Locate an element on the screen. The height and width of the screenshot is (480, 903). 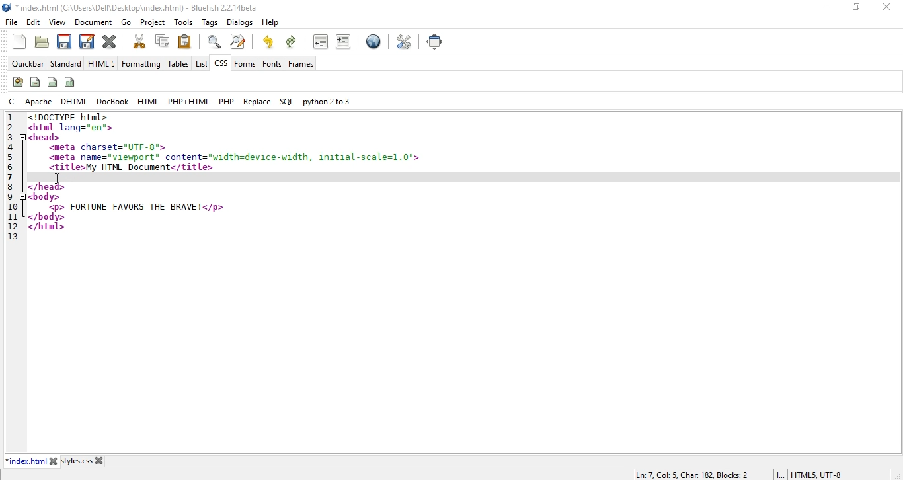
edit preferences is located at coordinates (405, 41).